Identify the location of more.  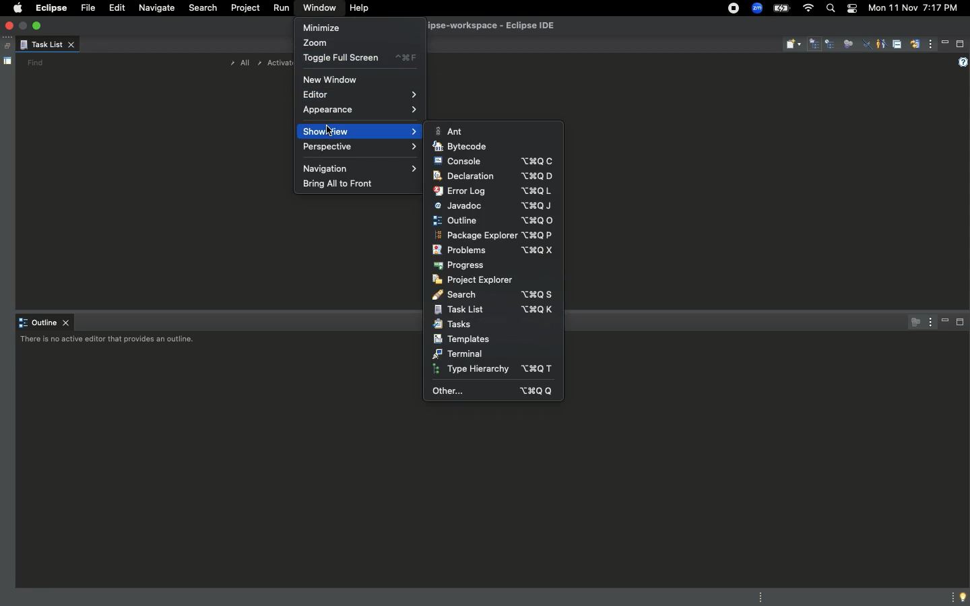
(950, 596).